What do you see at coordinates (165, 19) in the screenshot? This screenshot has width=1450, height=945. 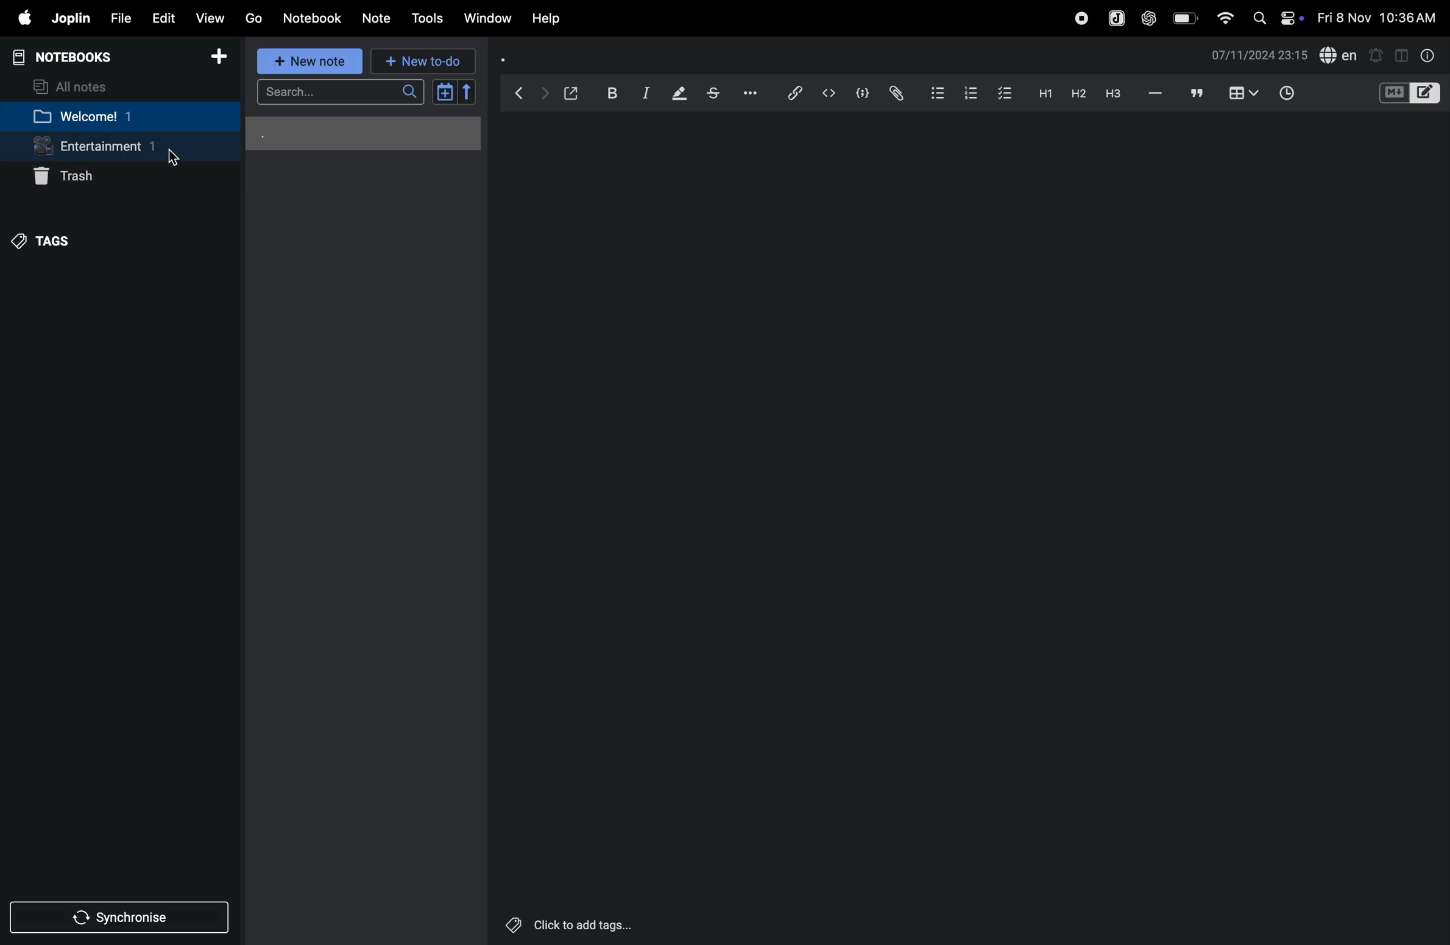 I see `edit` at bounding box center [165, 19].